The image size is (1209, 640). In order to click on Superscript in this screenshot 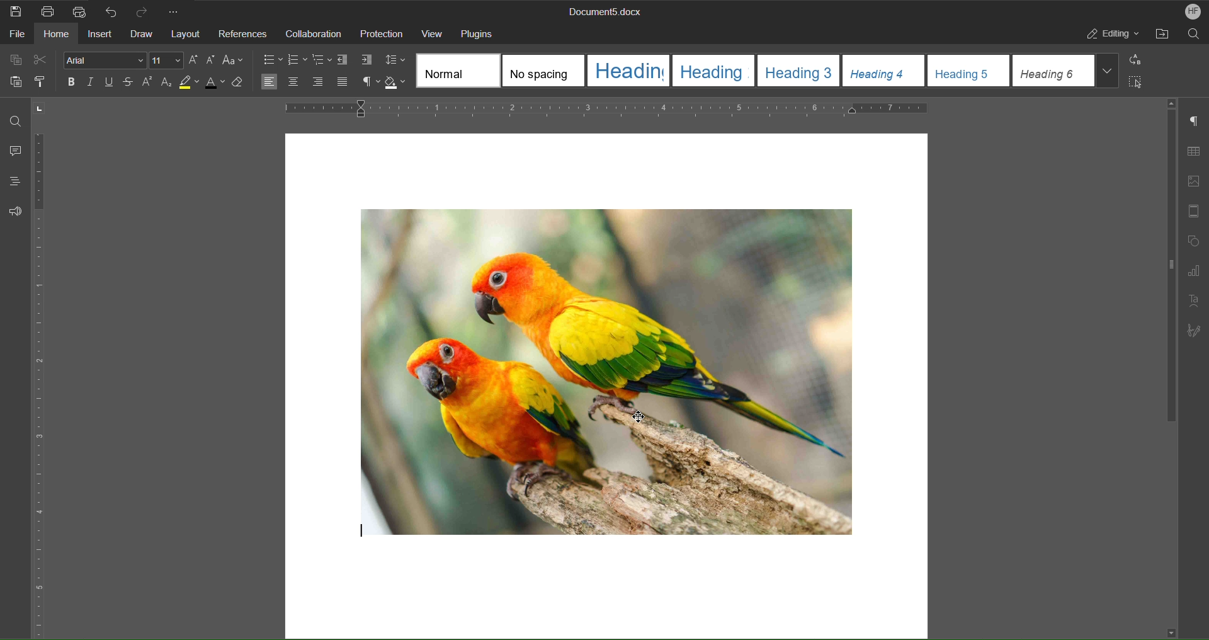, I will do `click(147, 84)`.